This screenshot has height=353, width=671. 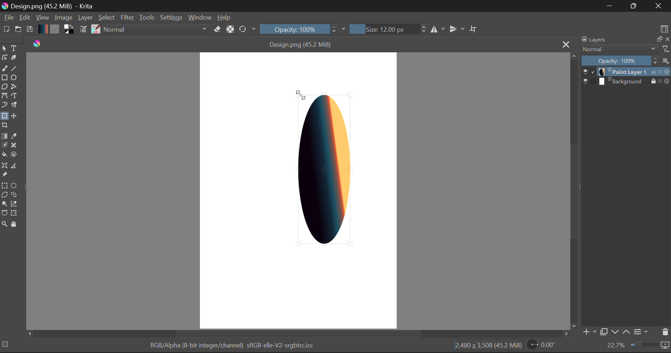 What do you see at coordinates (300, 334) in the screenshot?
I see `Scroll Bar` at bounding box center [300, 334].